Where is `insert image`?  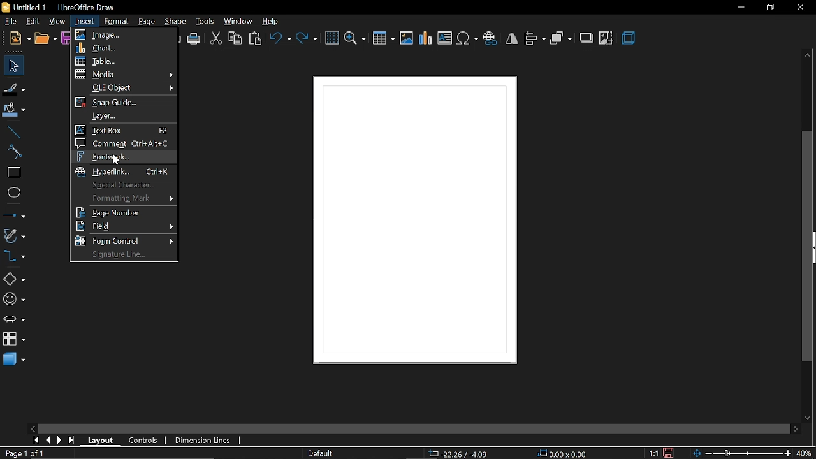
insert image is located at coordinates (407, 38).